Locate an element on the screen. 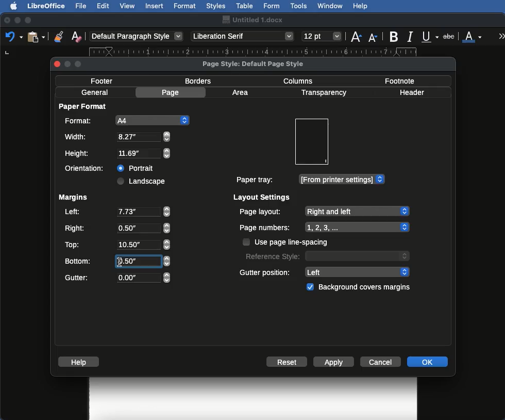 The width and height of the screenshot is (505, 420). Styles is located at coordinates (215, 6).